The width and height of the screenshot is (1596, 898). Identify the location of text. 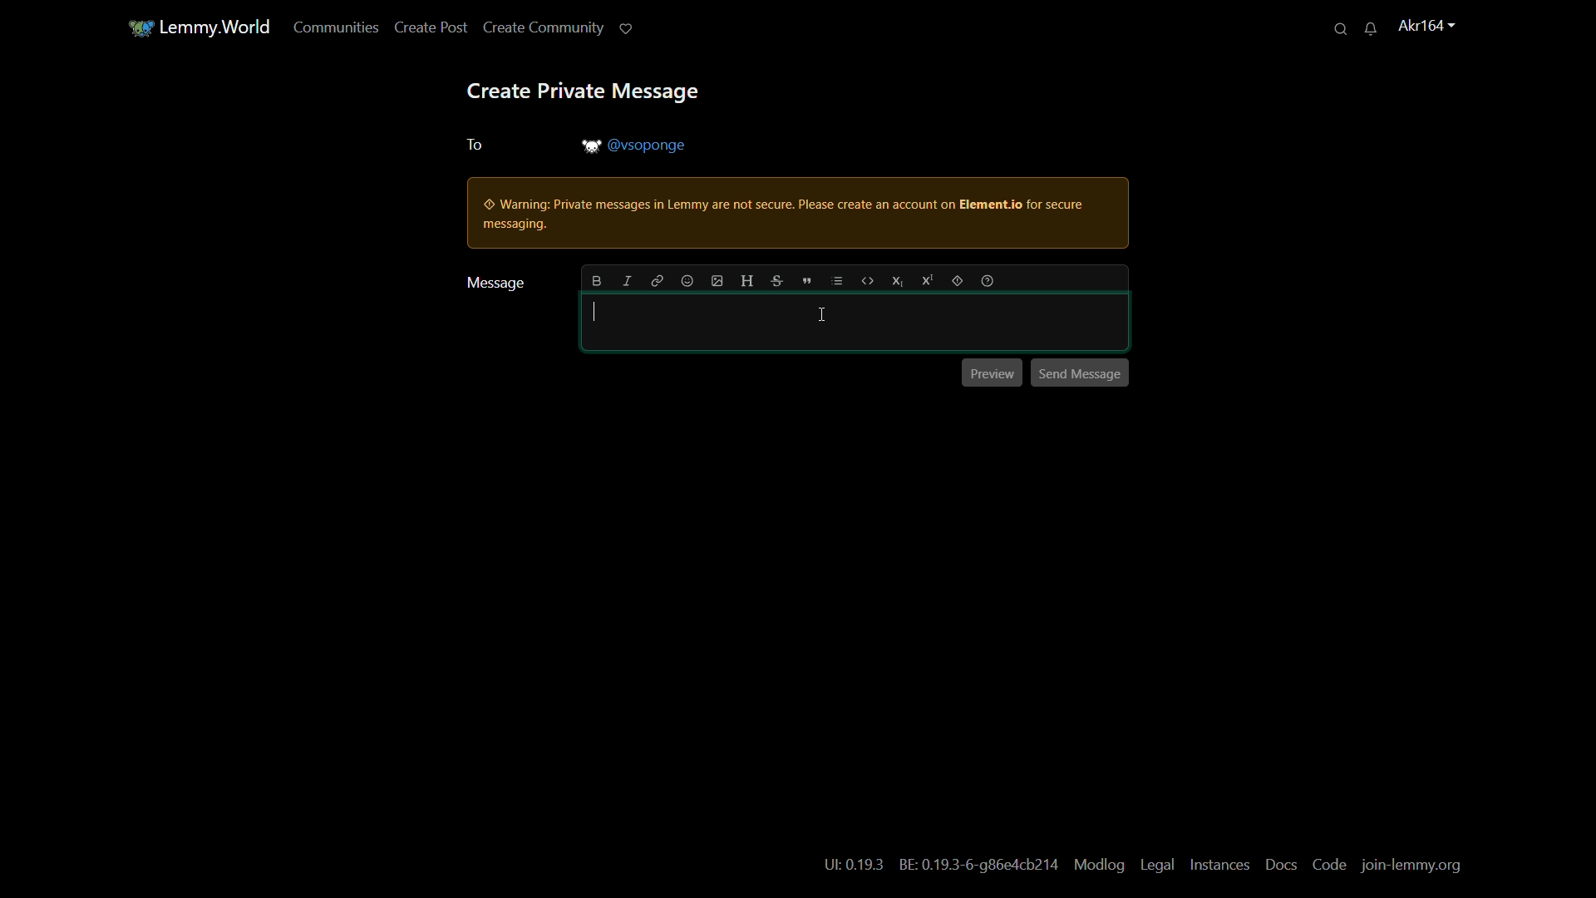
(941, 866).